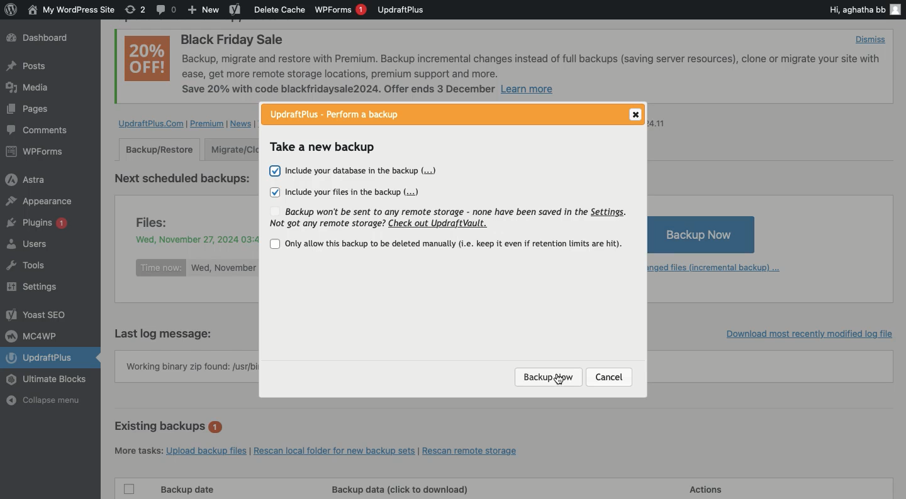  What do you see at coordinates (159, 221) in the screenshot?
I see `Files:` at bounding box center [159, 221].